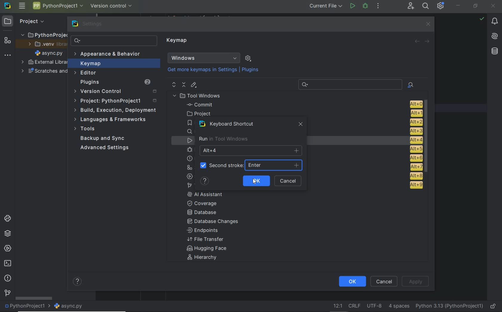 Image resolution: width=502 pixels, height=312 pixels. What do you see at coordinates (205, 258) in the screenshot?
I see `Hierarchy` at bounding box center [205, 258].